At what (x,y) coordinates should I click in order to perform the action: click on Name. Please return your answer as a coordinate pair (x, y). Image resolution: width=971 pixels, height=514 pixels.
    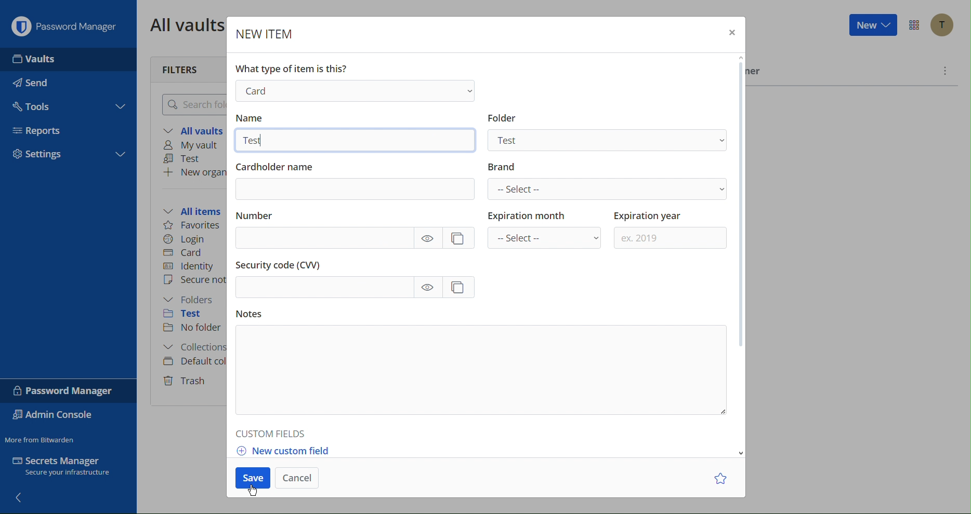
    Looking at the image, I should click on (251, 119).